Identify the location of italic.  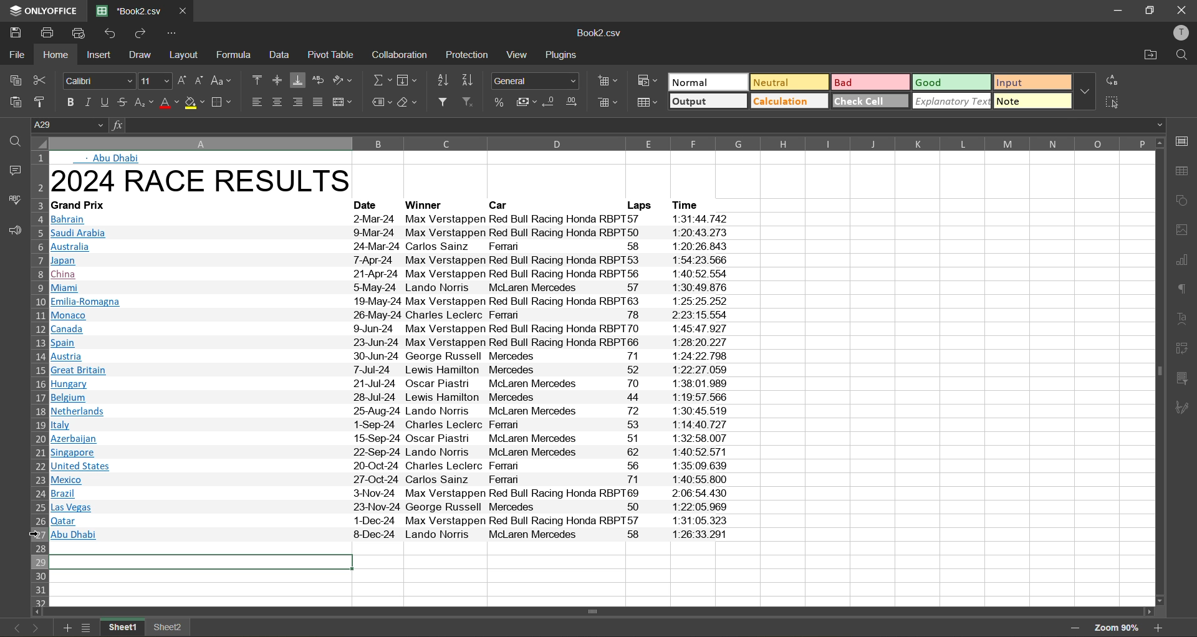
(87, 102).